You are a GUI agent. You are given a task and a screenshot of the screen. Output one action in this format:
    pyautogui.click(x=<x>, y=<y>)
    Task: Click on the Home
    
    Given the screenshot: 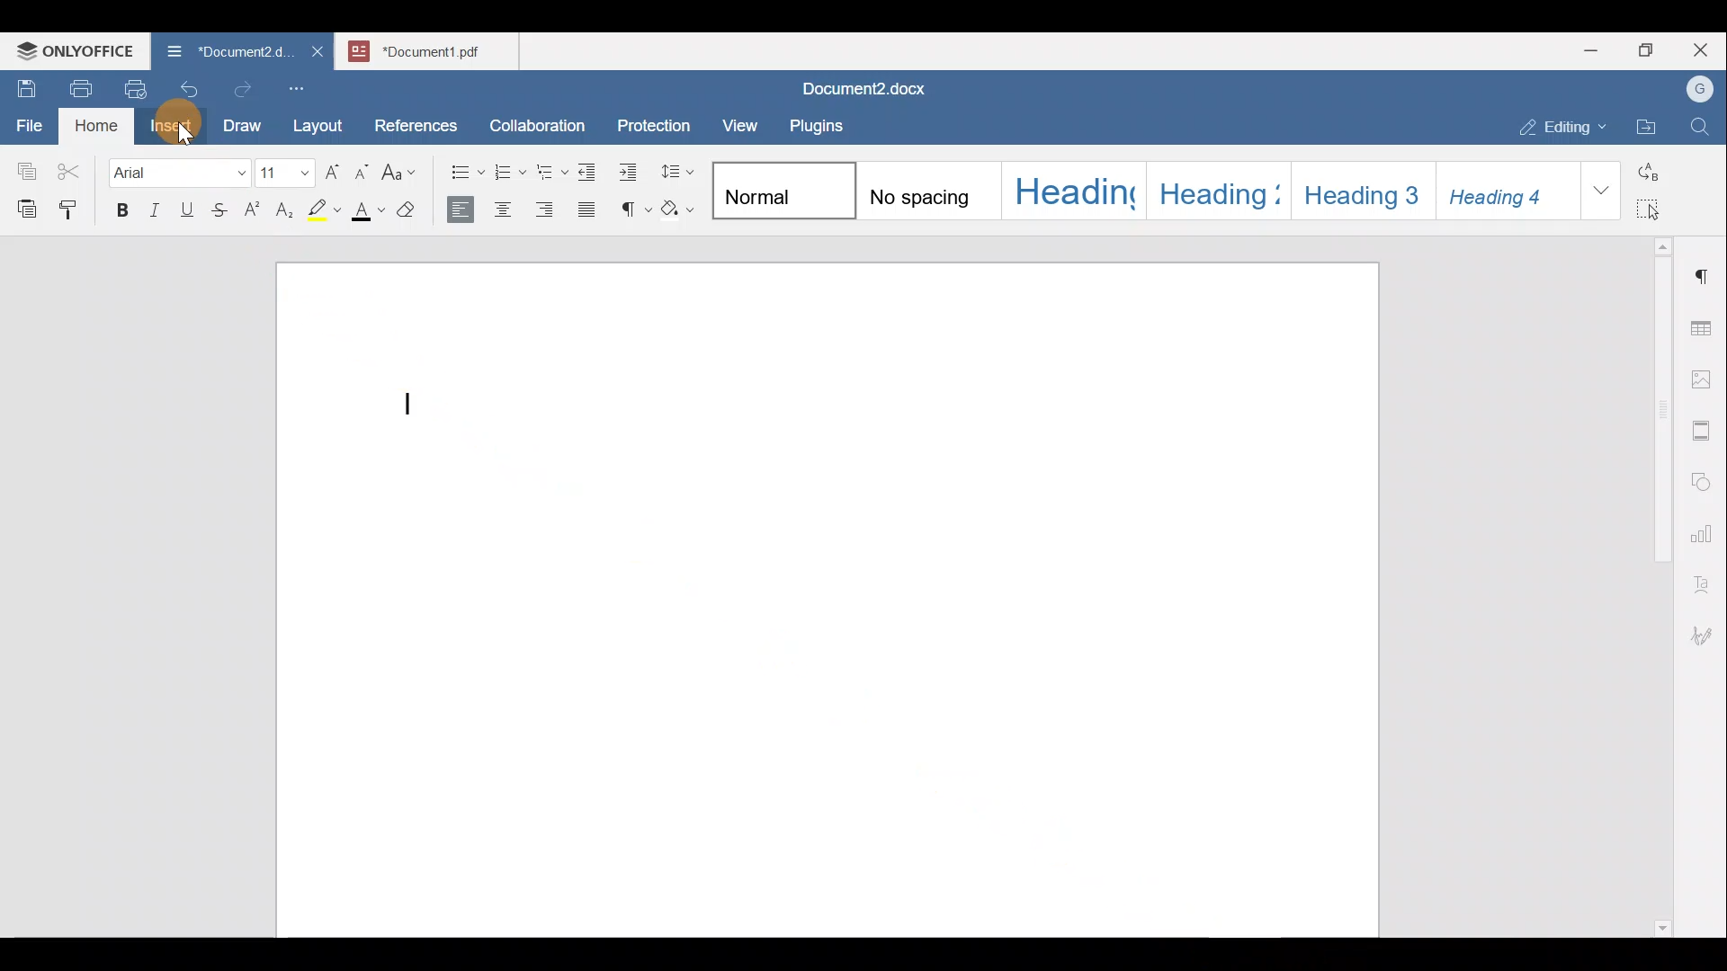 What is the action you would take?
    pyautogui.click(x=97, y=124)
    